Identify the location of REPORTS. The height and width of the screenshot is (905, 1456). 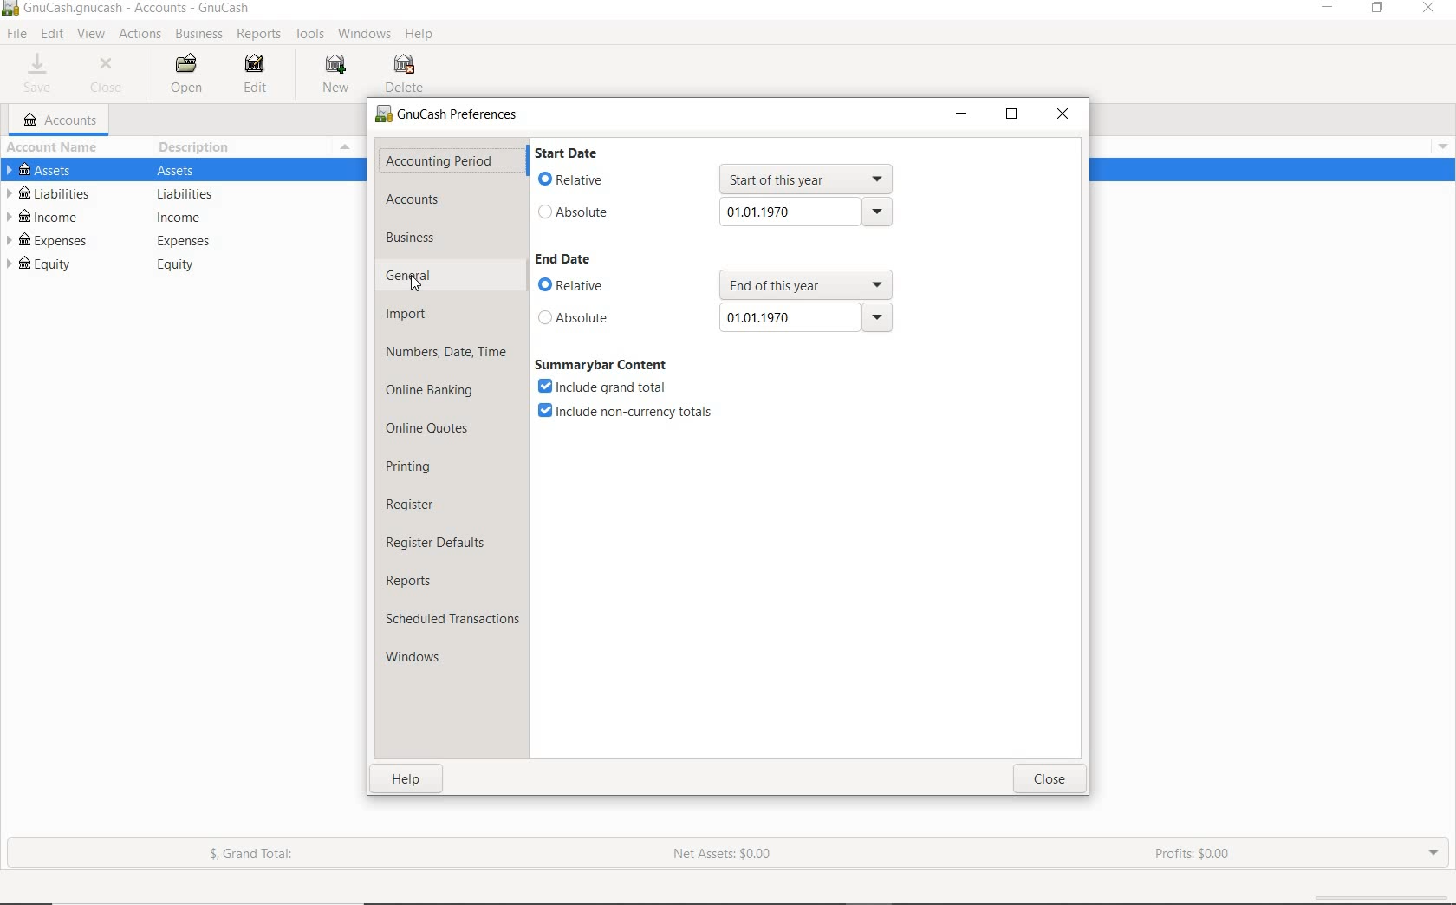
(259, 35).